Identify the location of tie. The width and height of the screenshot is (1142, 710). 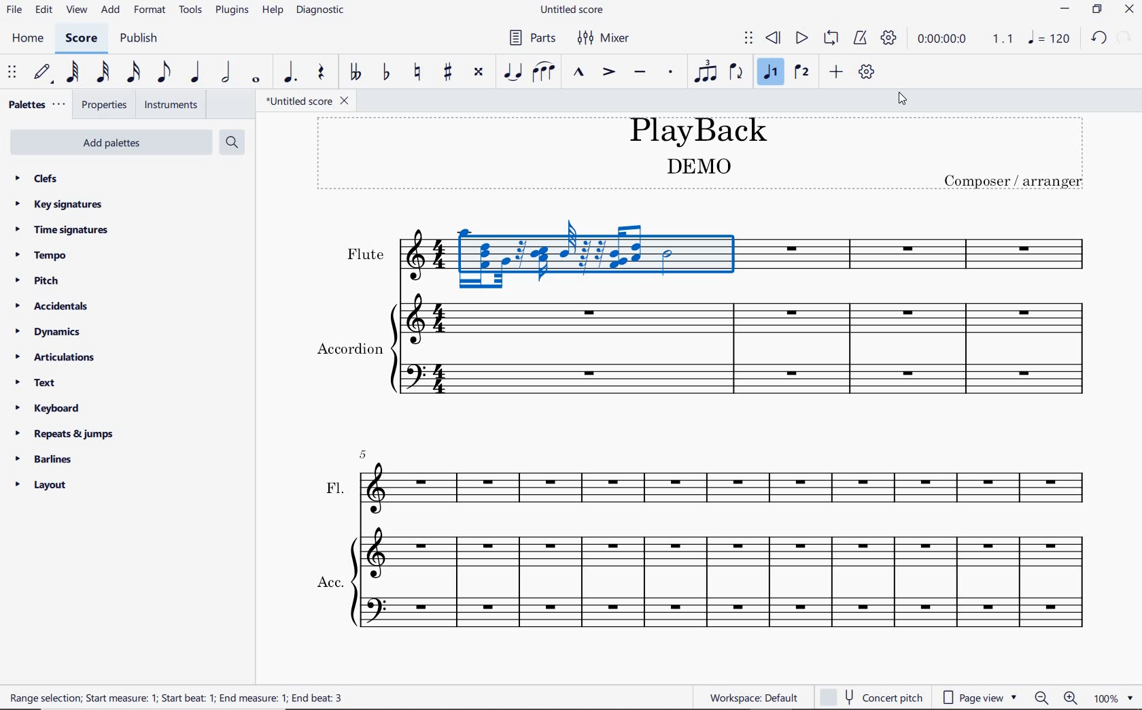
(513, 73).